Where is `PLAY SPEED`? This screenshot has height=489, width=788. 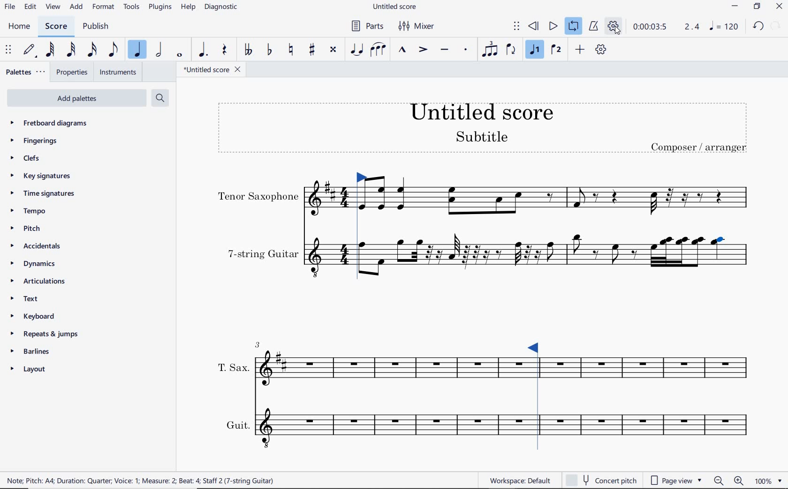 PLAY SPEED is located at coordinates (667, 29).